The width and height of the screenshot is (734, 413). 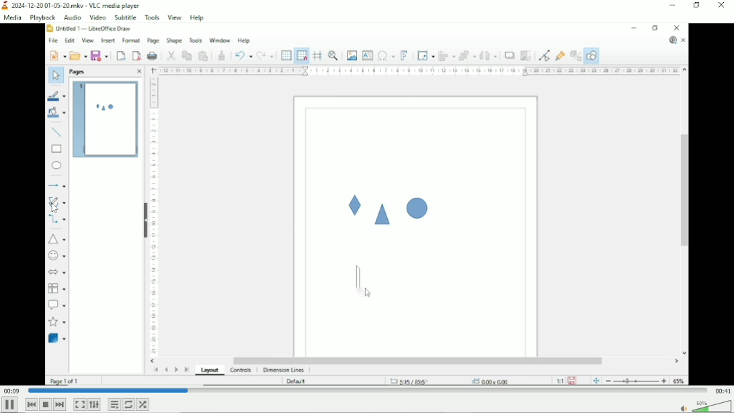 What do you see at coordinates (80, 404) in the screenshot?
I see `Toggle video in fullscreen` at bounding box center [80, 404].